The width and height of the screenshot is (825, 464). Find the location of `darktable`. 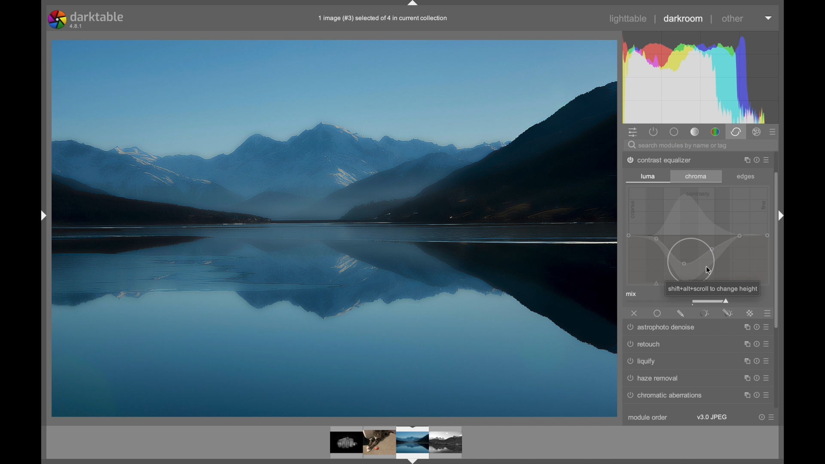

darktable is located at coordinates (86, 20).